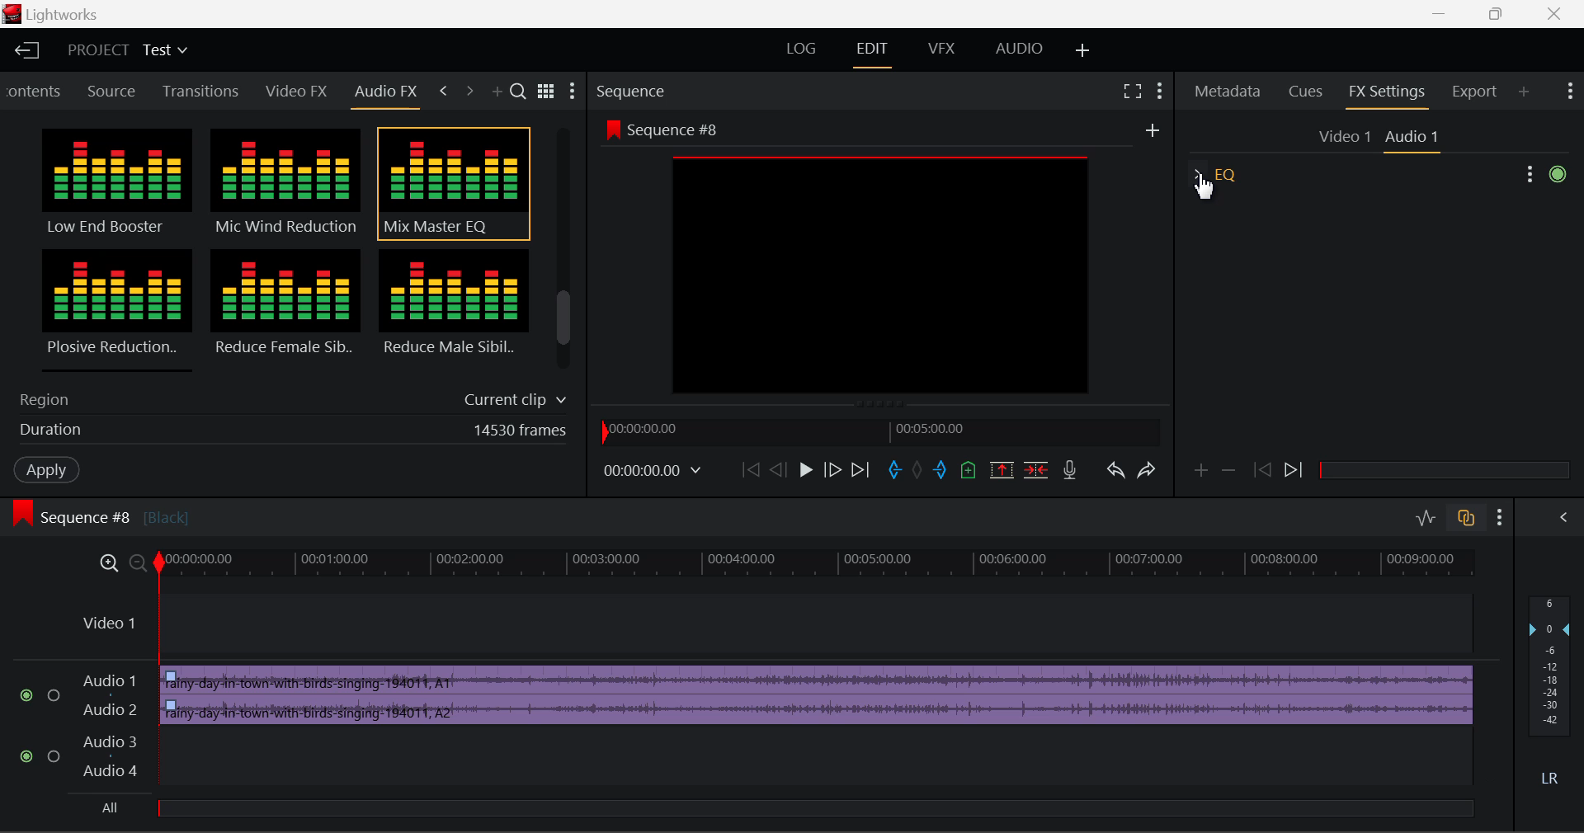  What do you see at coordinates (1388, 95) in the screenshot?
I see `FX Settings Open` at bounding box center [1388, 95].